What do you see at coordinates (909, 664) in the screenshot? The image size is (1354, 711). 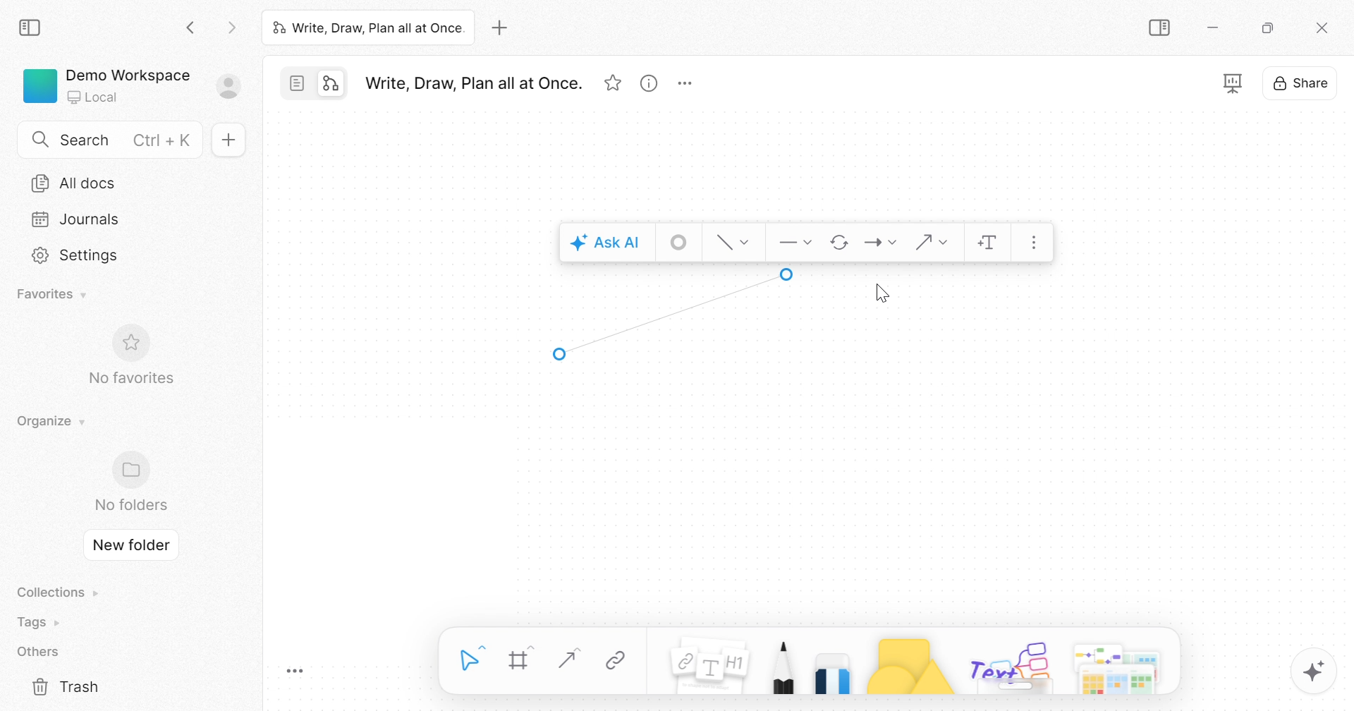 I see `Shape` at bounding box center [909, 664].